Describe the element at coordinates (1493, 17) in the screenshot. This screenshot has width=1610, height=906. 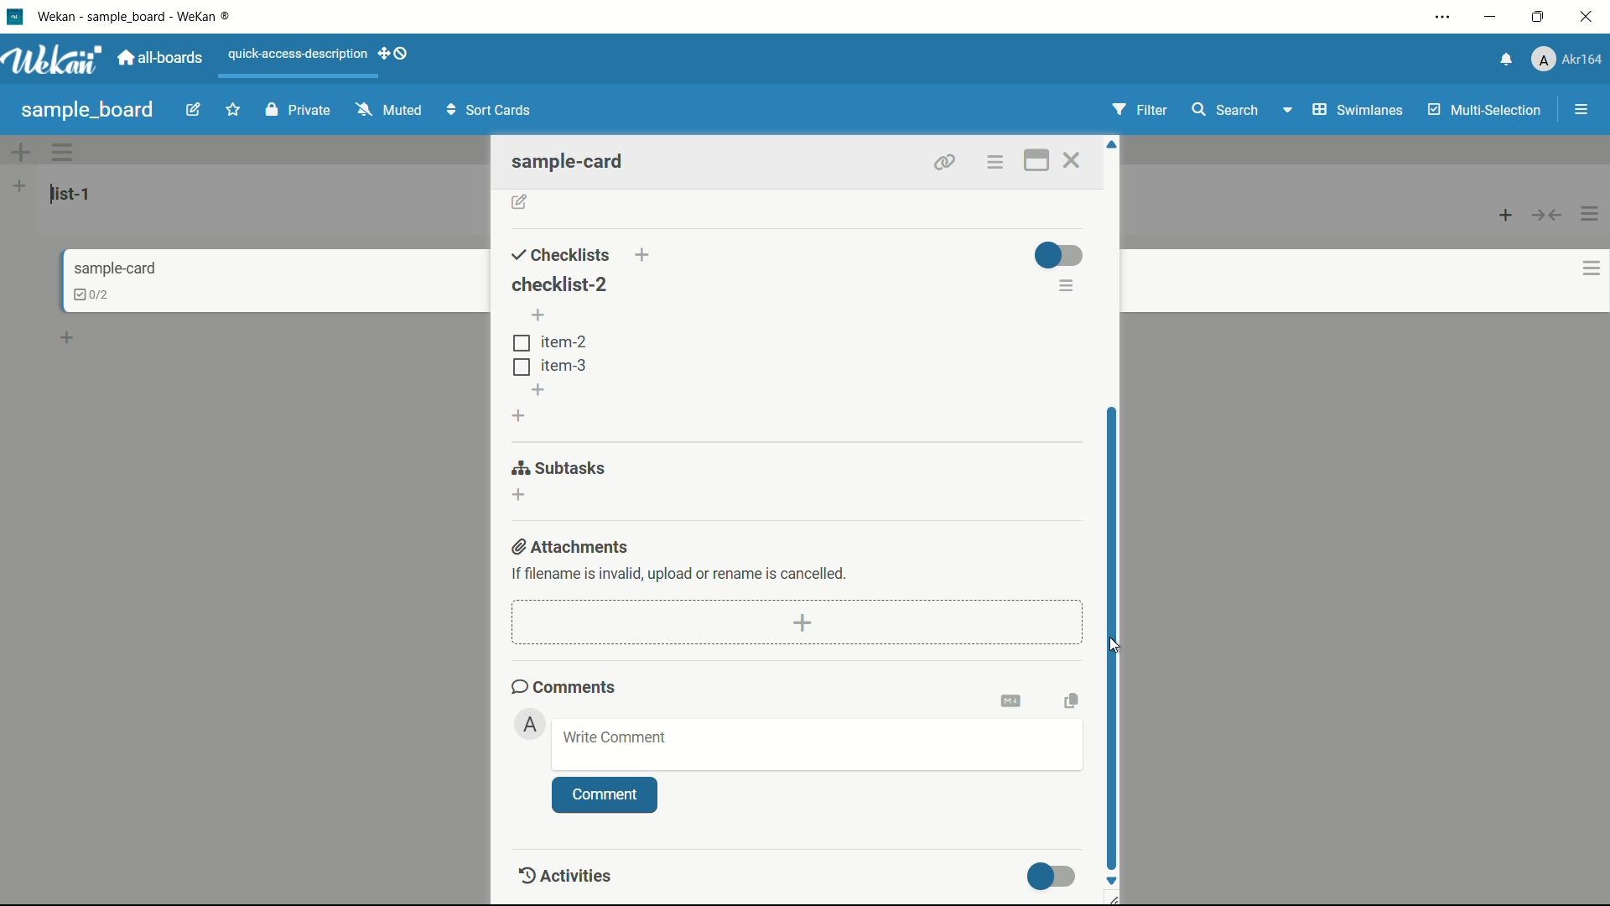
I see `minimize` at that location.